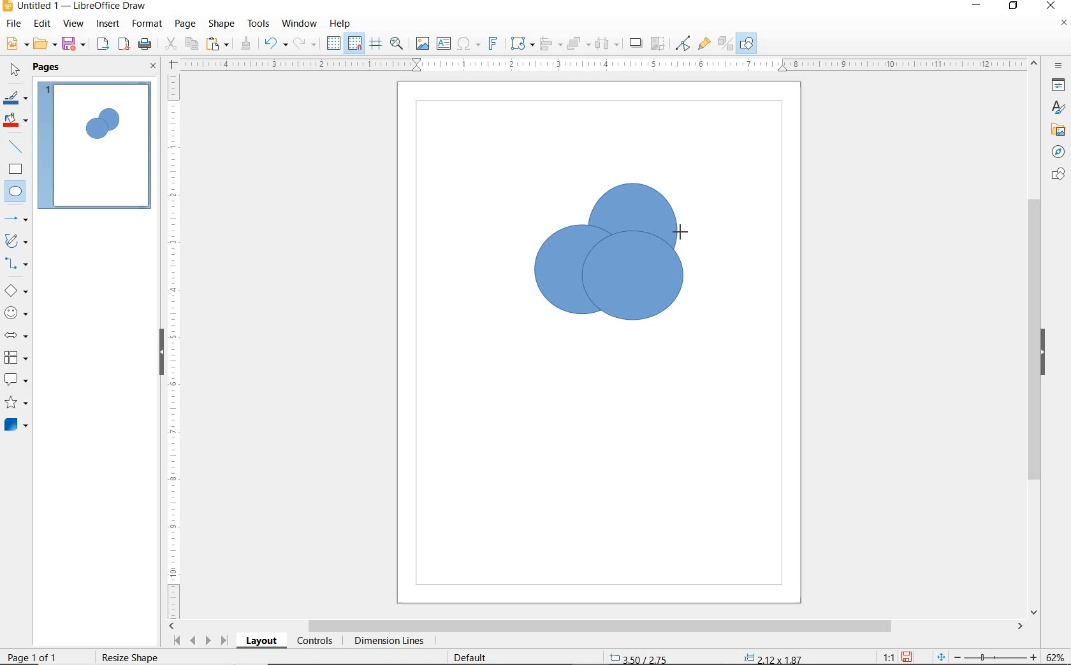 Image resolution: width=1071 pixels, height=665 pixels. I want to click on REDO, so click(305, 44).